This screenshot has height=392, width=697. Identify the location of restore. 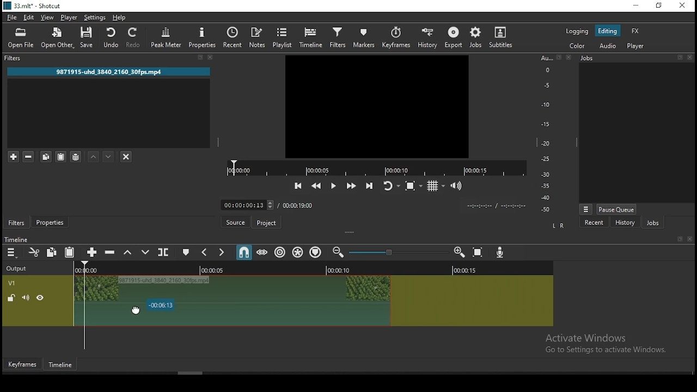
(659, 6).